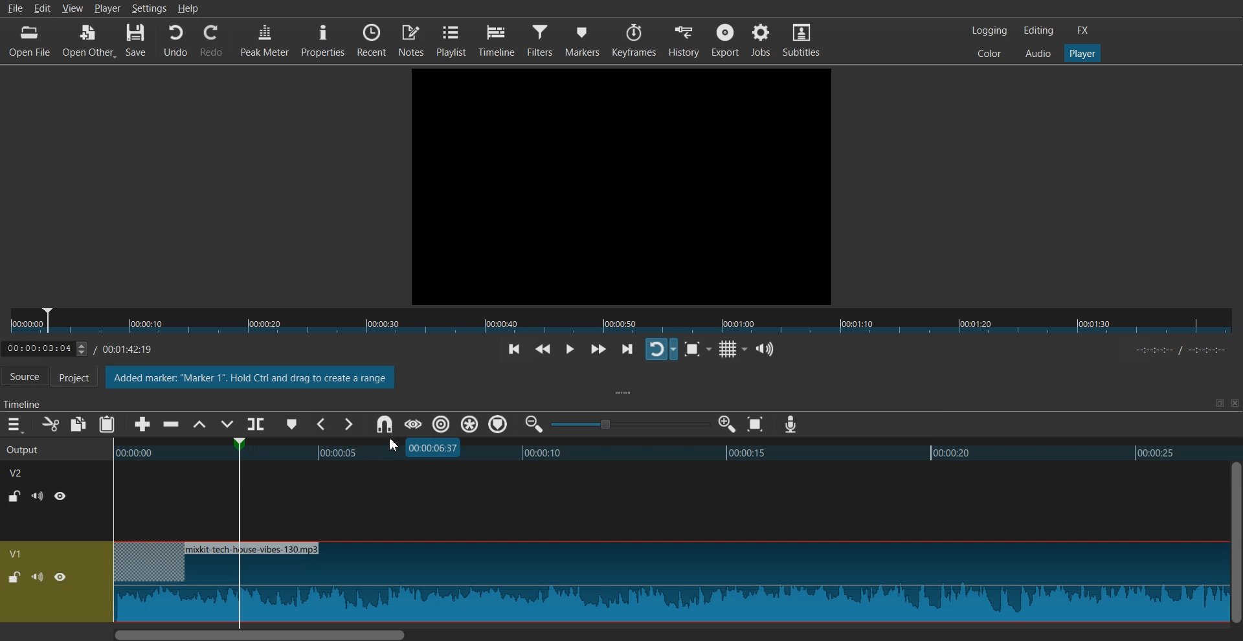  I want to click on Open File, so click(31, 41).